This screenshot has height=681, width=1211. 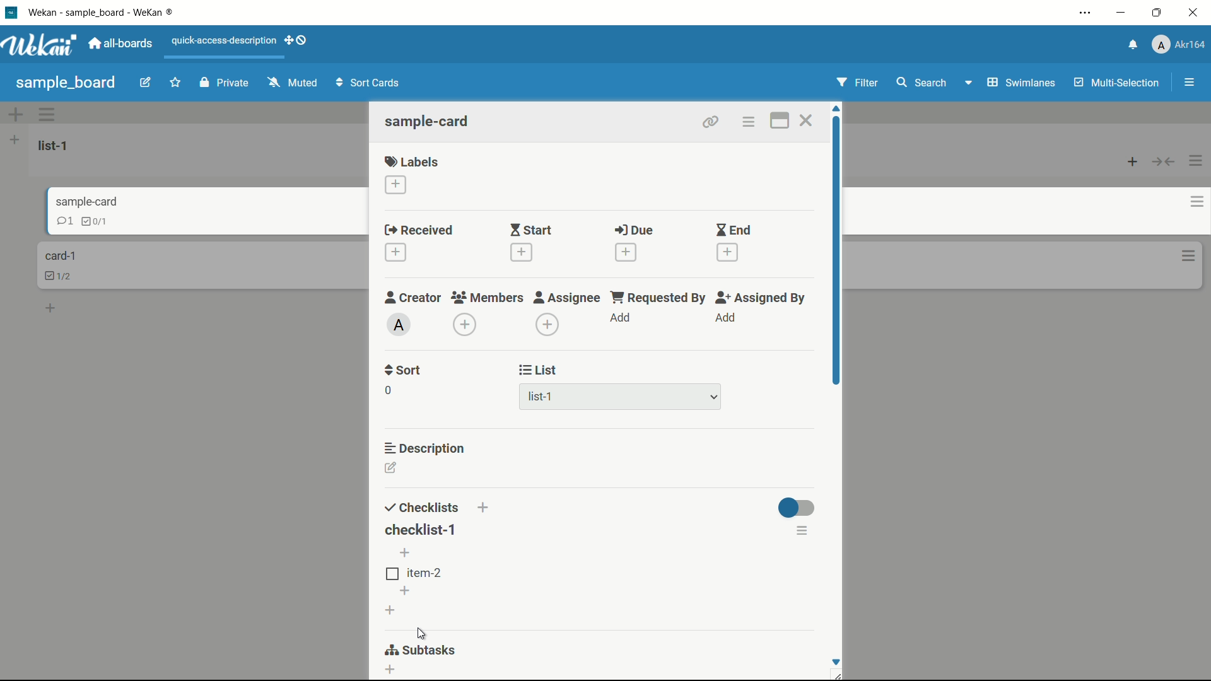 What do you see at coordinates (226, 82) in the screenshot?
I see `private` at bounding box center [226, 82].